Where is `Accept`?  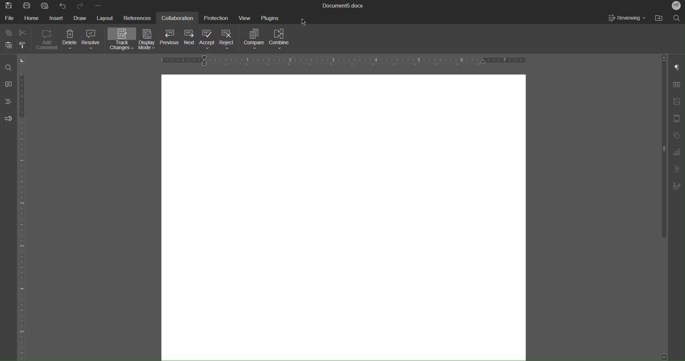 Accept is located at coordinates (210, 40).